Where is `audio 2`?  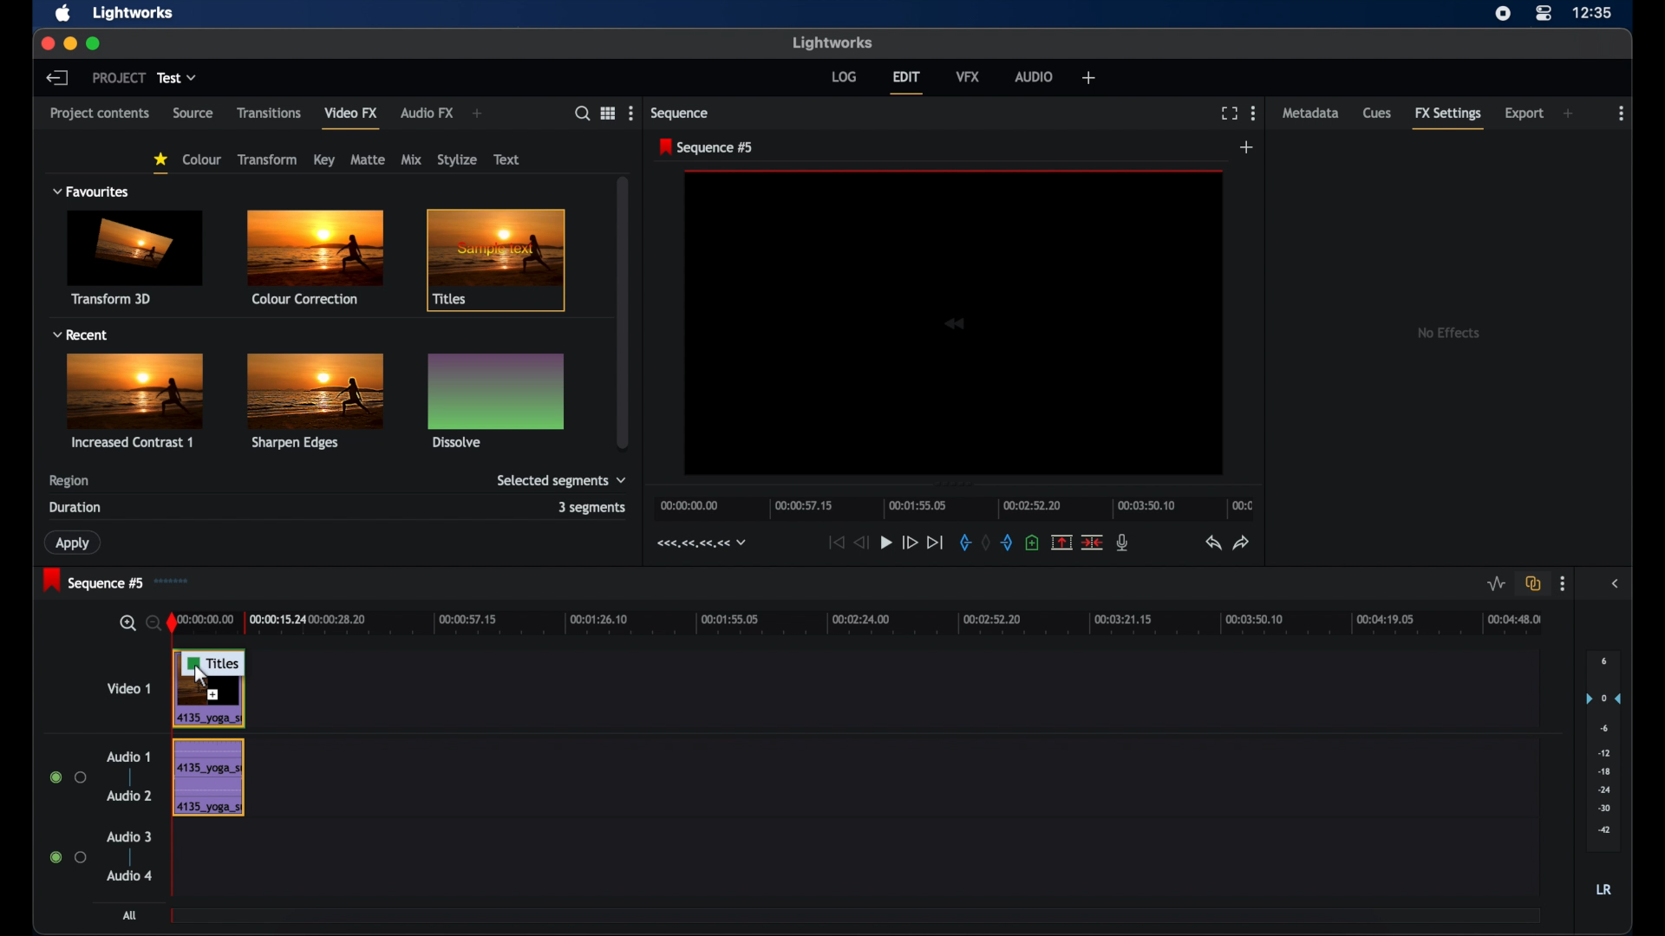
audio 2 is located at coordinates (128, 796).